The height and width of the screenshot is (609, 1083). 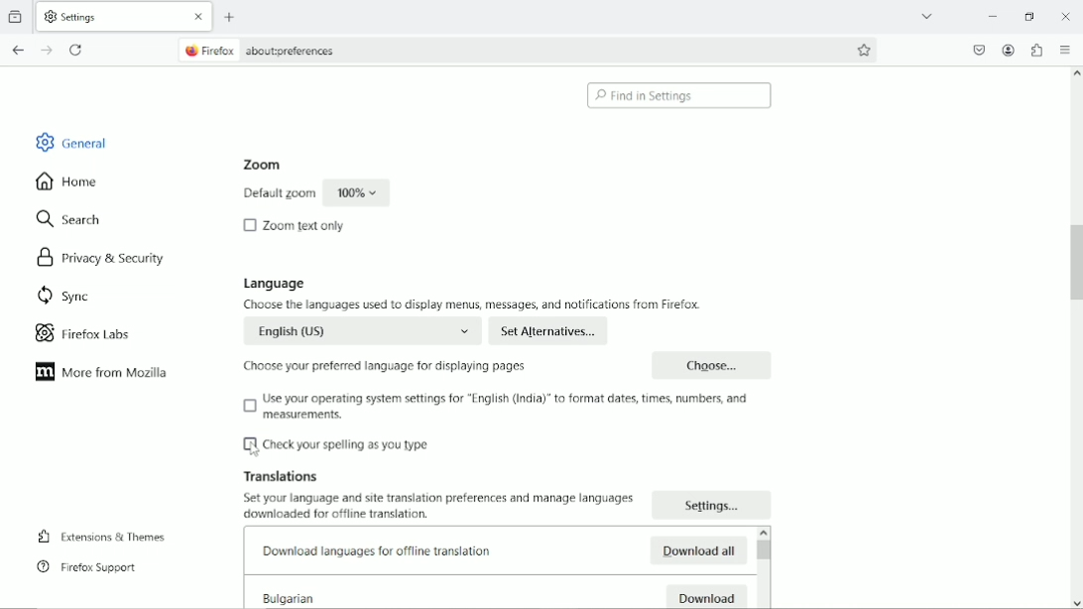 I want to click on Zoom text only, so click(x=299, y=228).